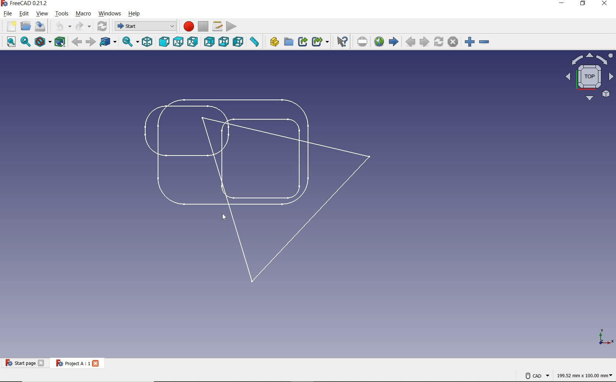  Describe the element at coordinates (587, 79) in the screenshot. I see `VIEW OF THE PANE` at that location.